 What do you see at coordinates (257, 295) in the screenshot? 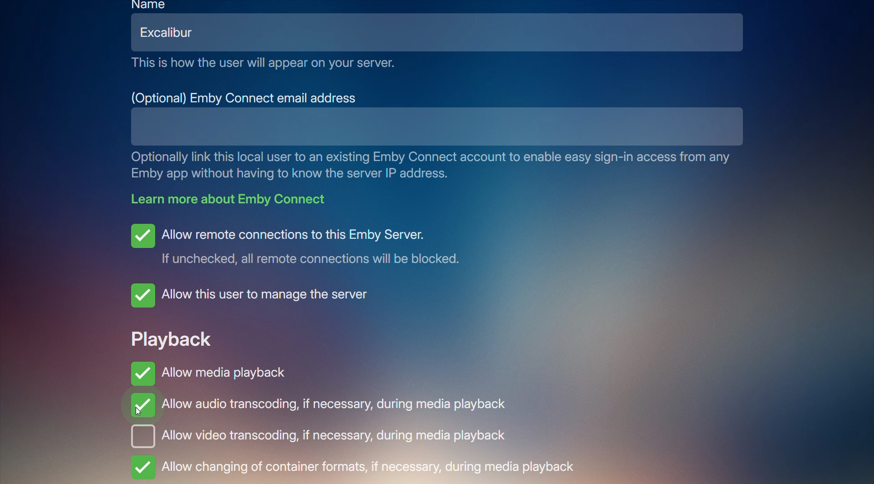
I see `Allow this user to manage the server` at bounding box center [257, 295].